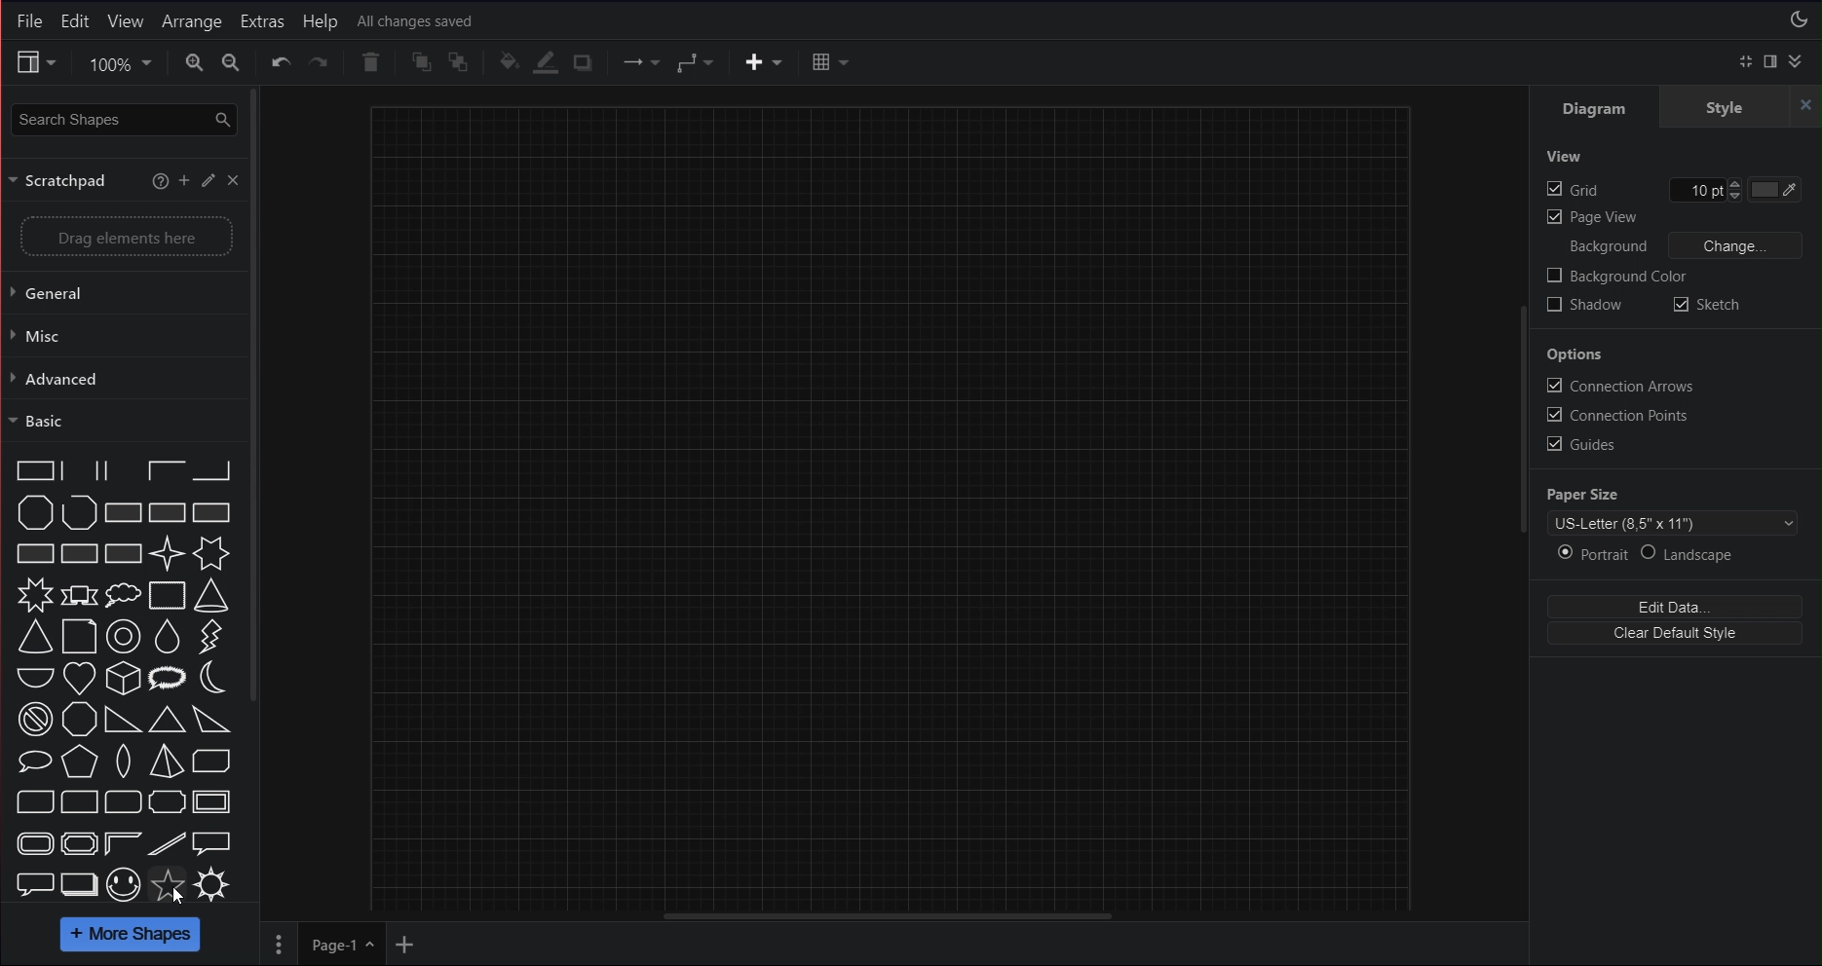 The height and width of the screenshot is (966, 1822). What do you see at coordinates (213, 720) in the screenshot?
I see `obtuse triangle` at bounding box center [213, 720].